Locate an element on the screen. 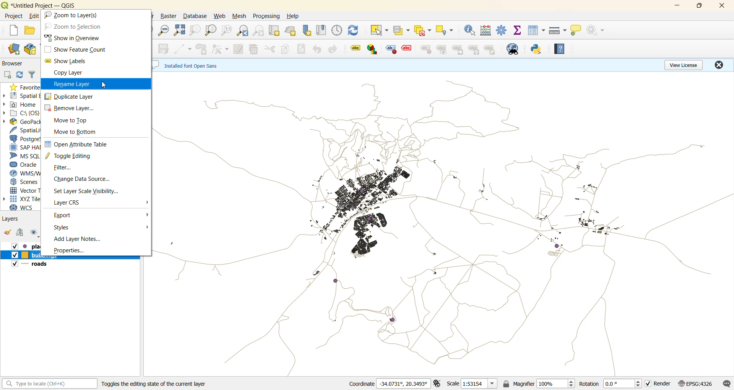 Image resolution: width=734 pixels, height=390 pixels. properties is located at coordinates (70, 250).